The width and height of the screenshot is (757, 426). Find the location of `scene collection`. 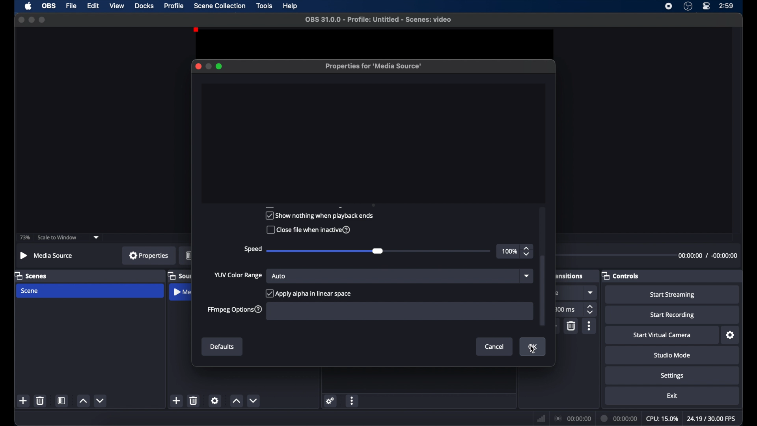

scene collection is located at coordinates (219, 6).